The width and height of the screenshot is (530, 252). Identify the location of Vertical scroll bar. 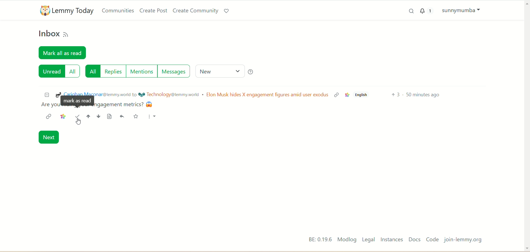
(525, 120).